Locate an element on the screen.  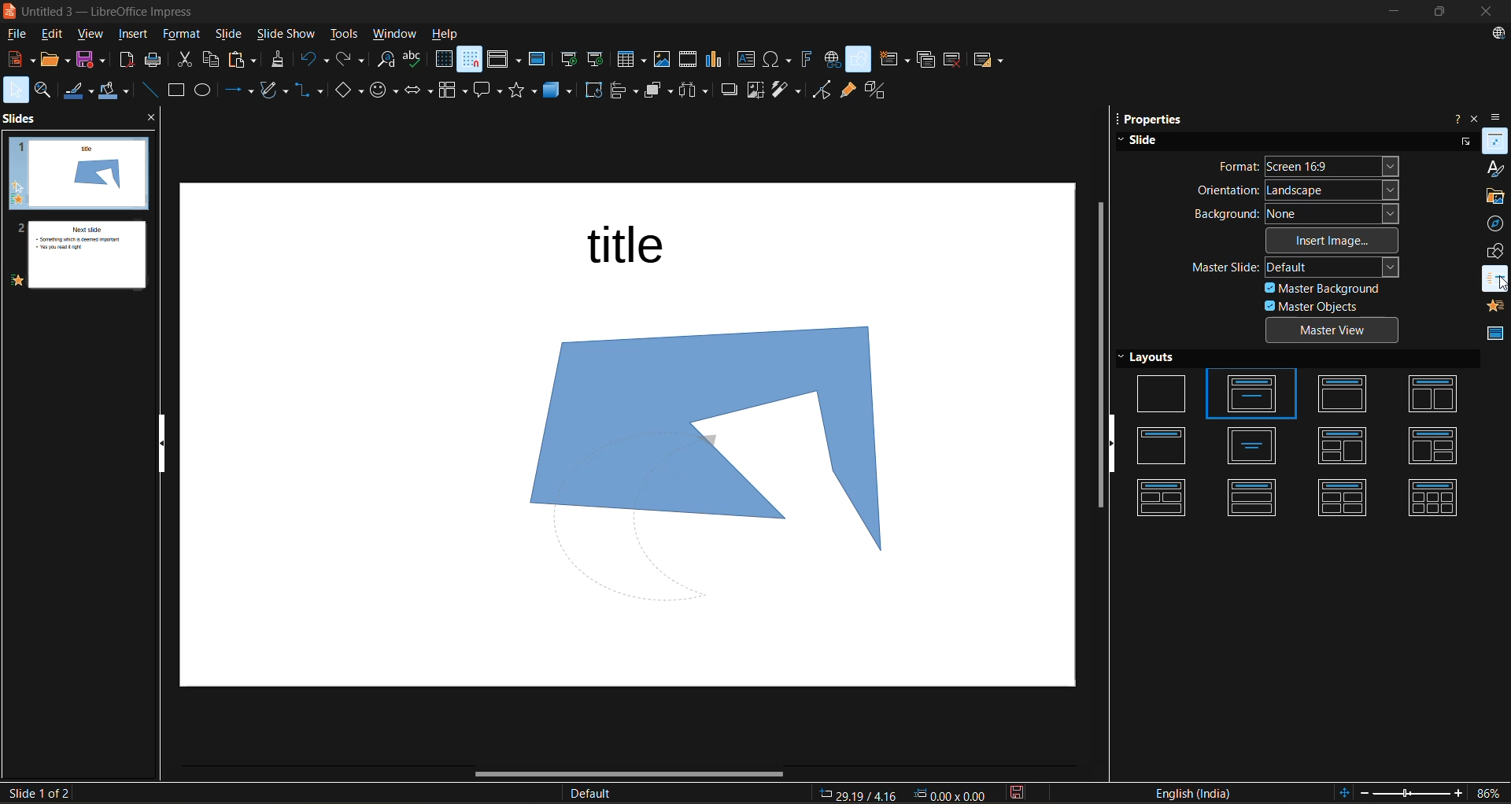
rectangle is located at coordinates (177, 90).